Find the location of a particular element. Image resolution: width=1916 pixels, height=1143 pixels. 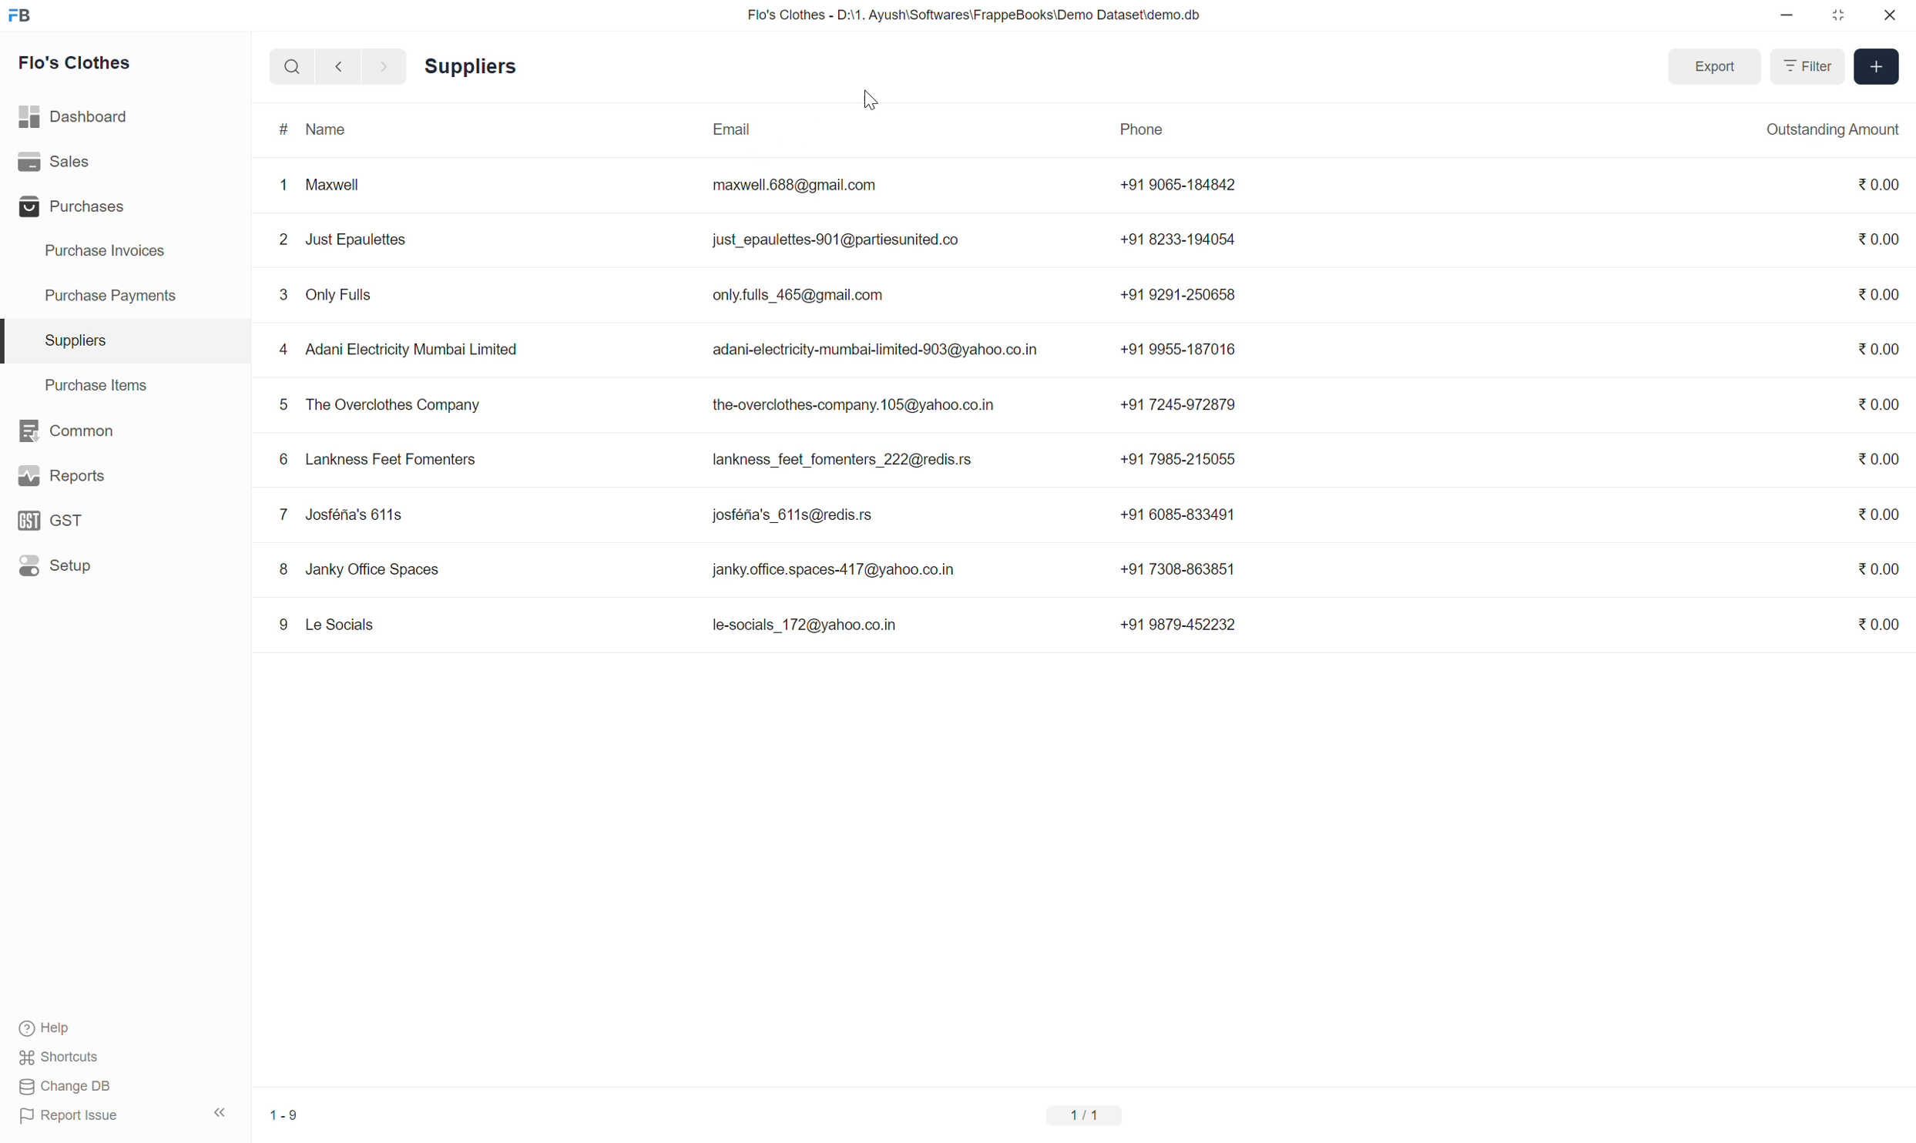

Report issue is located at coordinates (75, 1116).